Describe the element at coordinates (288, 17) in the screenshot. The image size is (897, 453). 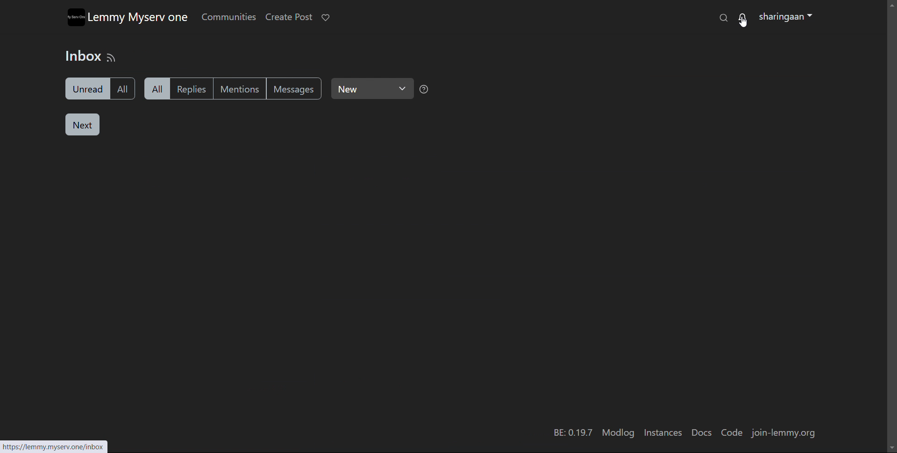
I see `create post` at that location.